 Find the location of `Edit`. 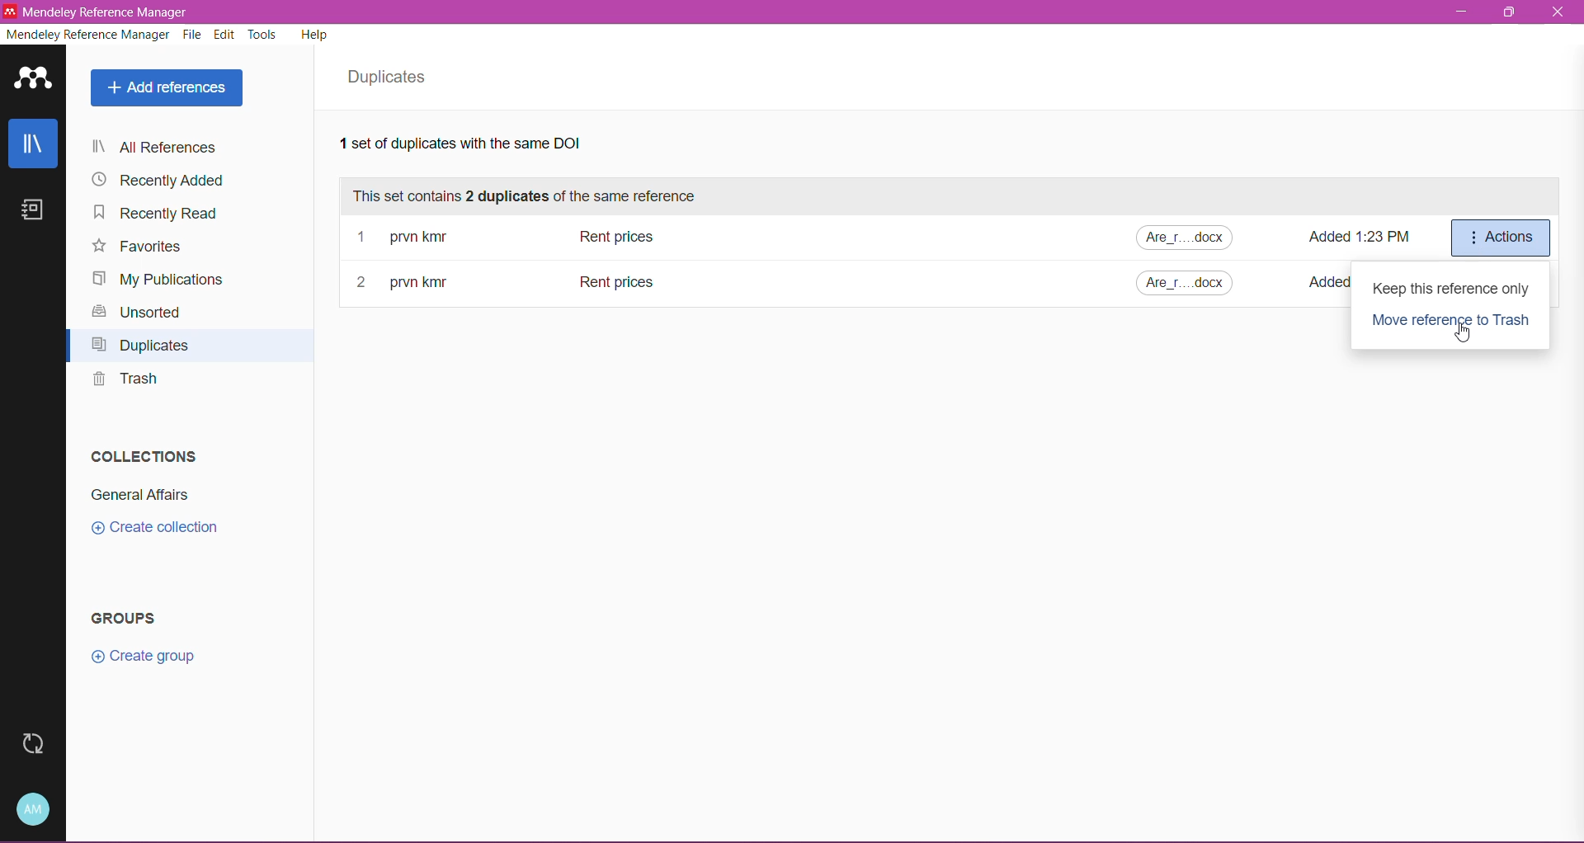

Edit is located at coordinates (225, 35).